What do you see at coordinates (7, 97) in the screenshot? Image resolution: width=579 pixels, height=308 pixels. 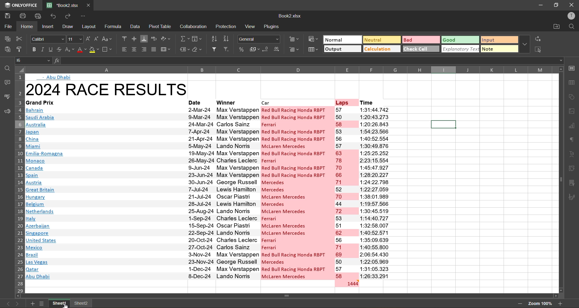 I see `spellcheck` at bounding box center [7, 97].